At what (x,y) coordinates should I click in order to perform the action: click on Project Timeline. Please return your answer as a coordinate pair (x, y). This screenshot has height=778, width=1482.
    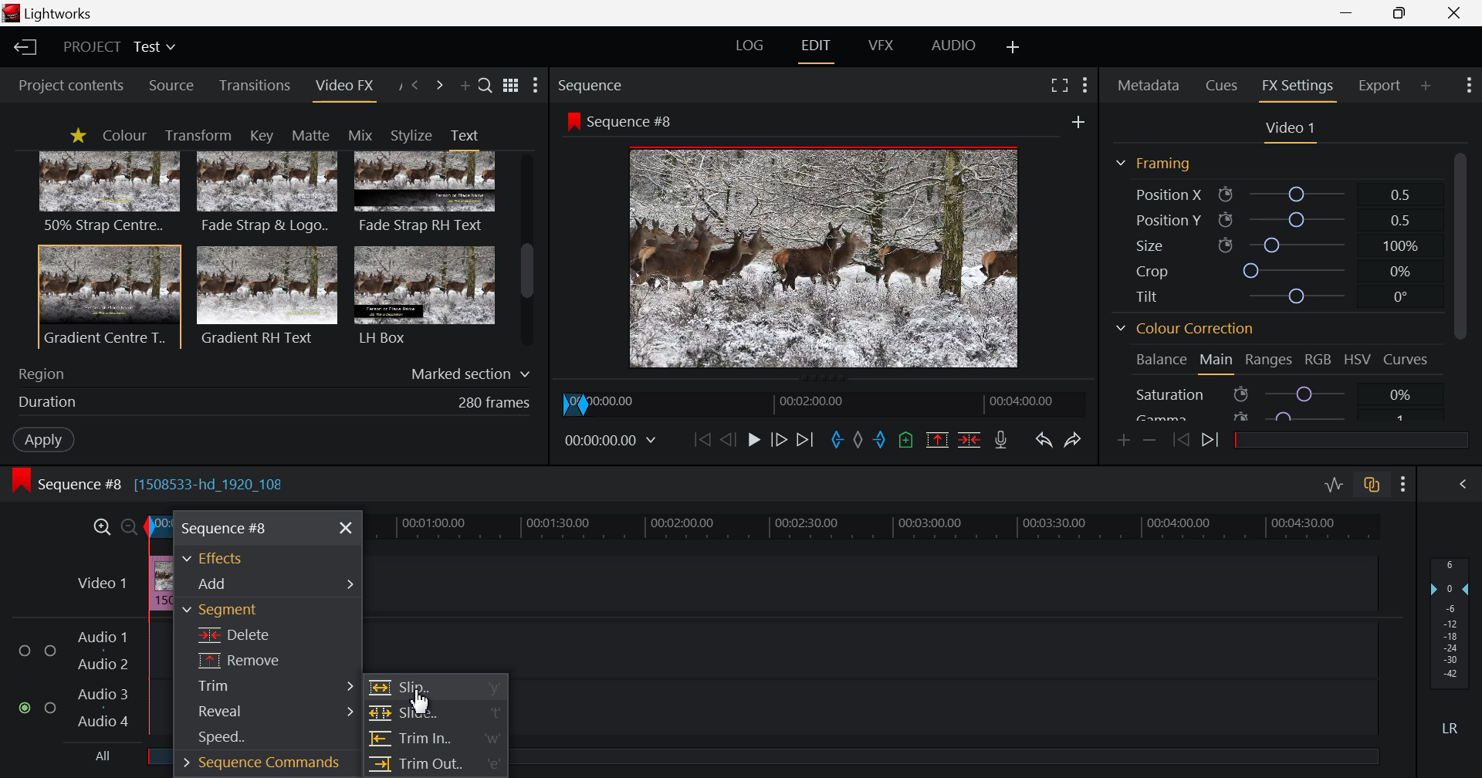
    Looking at the image, I should click on (868, 527).